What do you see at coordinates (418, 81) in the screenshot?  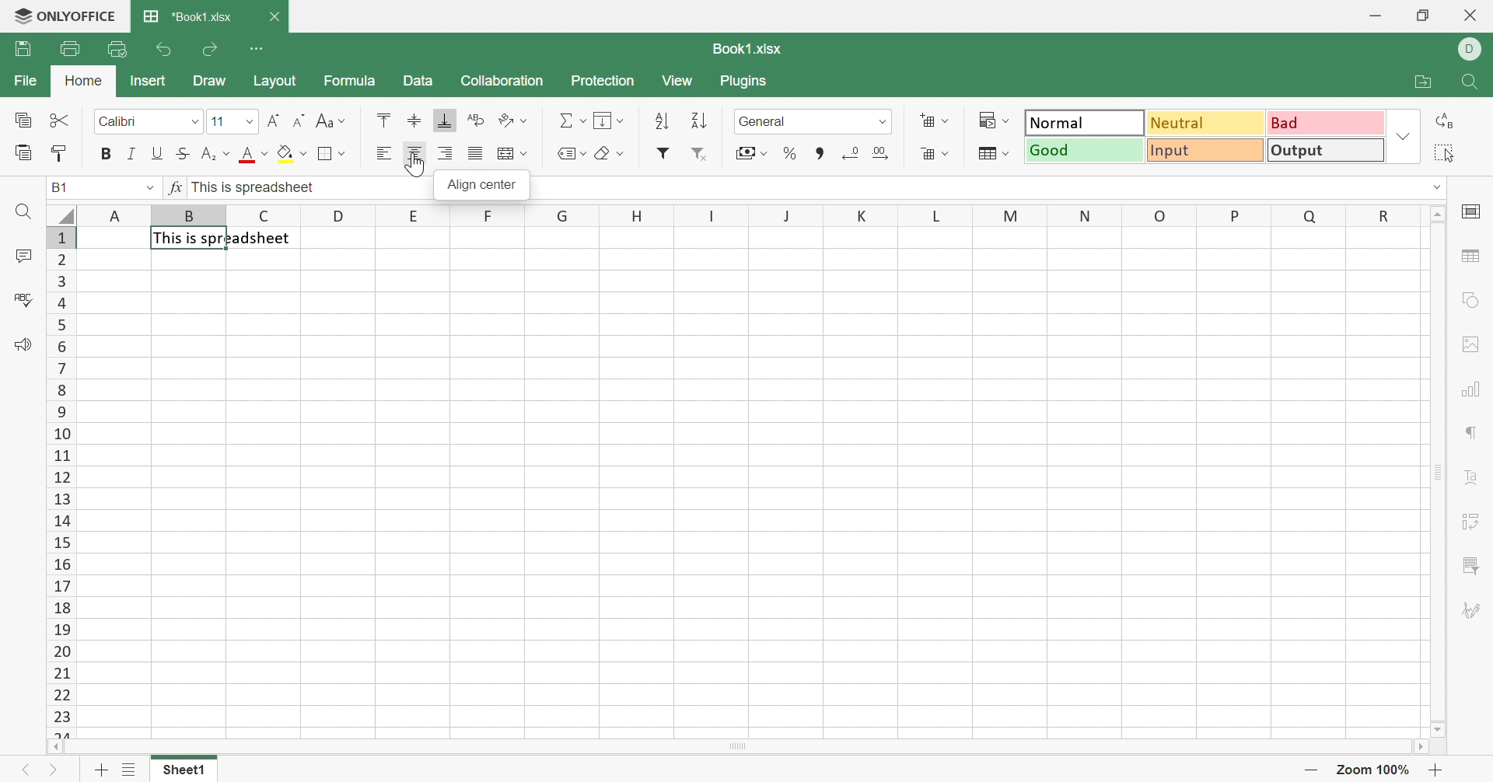 I see `Data` at bounding box center [418, 81].